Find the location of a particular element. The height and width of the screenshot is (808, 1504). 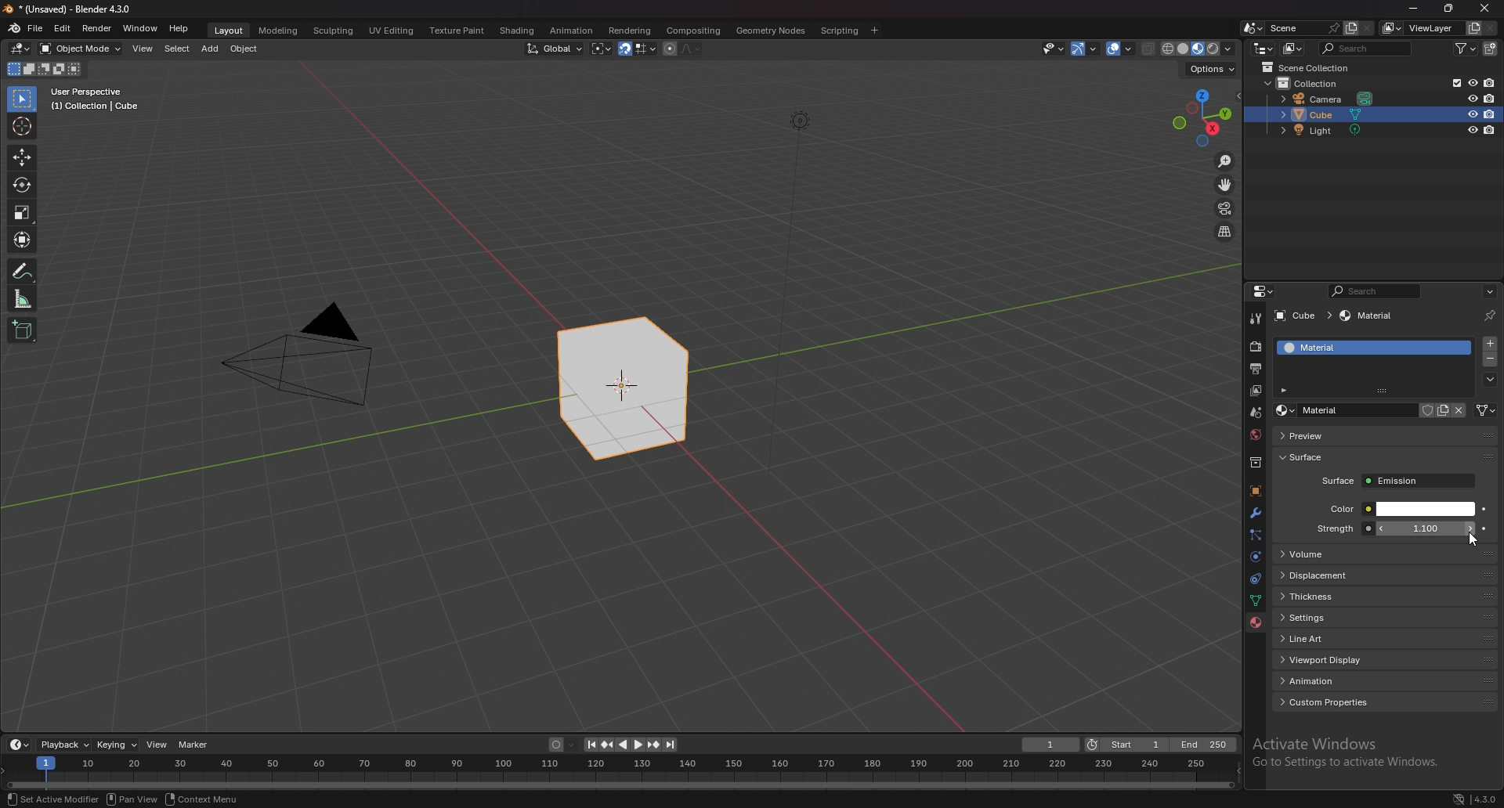

cube is located at coordinates (1354, 115).